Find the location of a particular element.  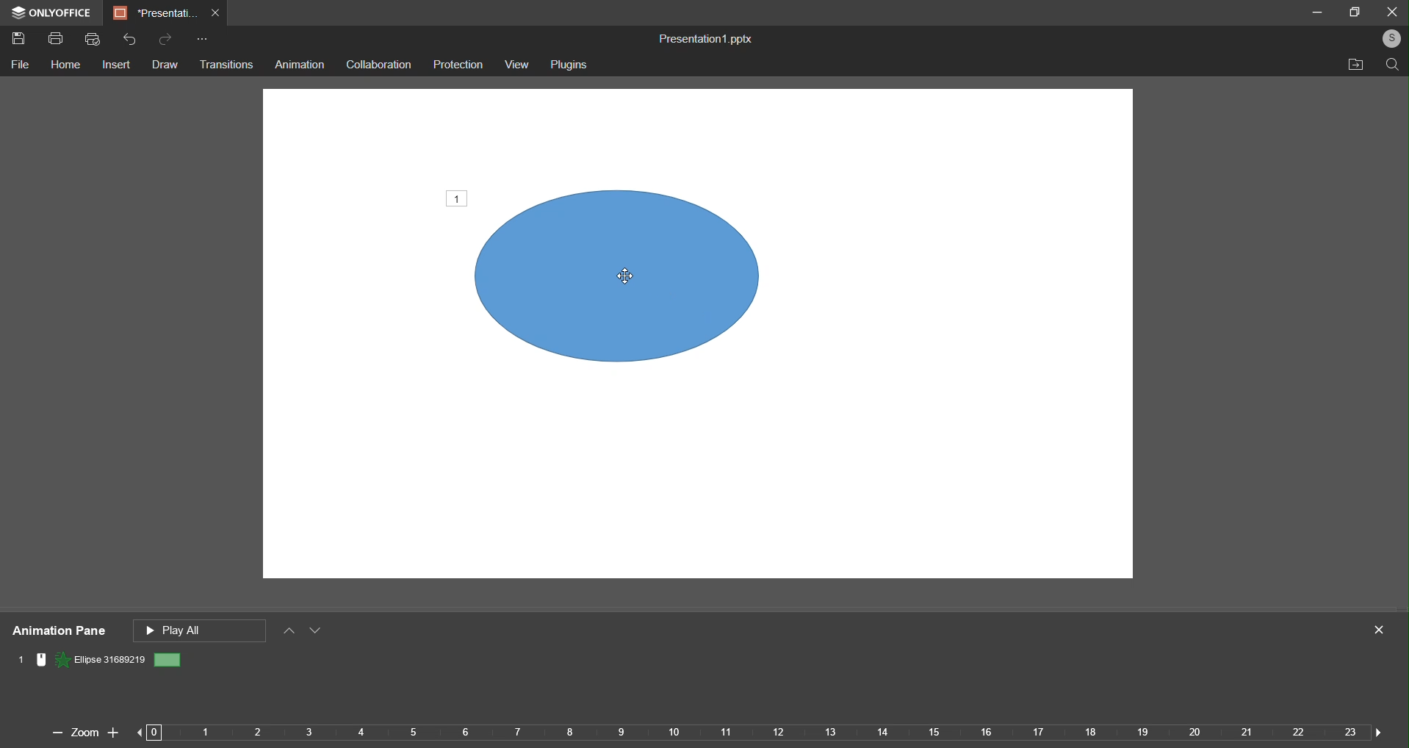

insert is located at coordinates (116, 66).